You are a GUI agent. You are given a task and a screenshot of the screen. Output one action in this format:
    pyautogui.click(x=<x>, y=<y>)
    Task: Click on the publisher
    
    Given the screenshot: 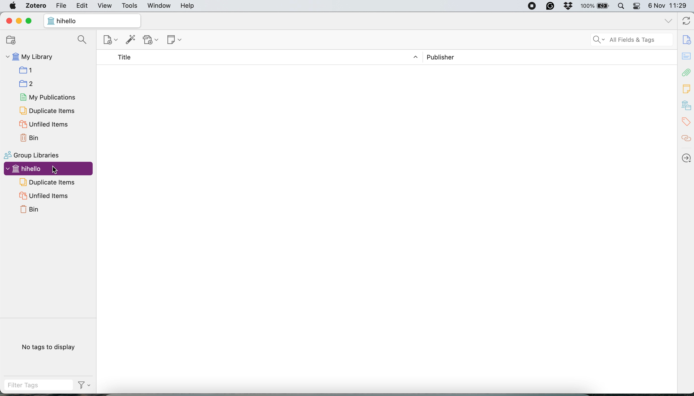 What is the action you would take?
    pyautogui.click(x=444, y=58)
    